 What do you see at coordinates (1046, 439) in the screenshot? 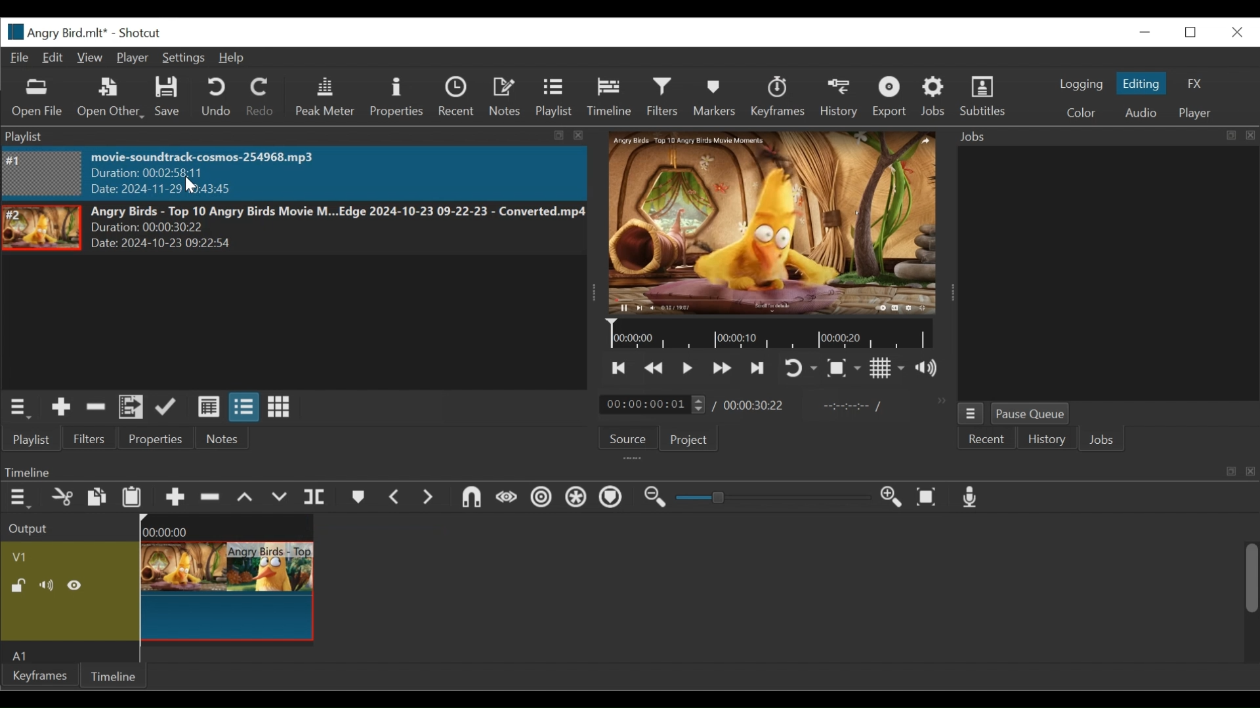
I see `History` at bounding box center [1046, 439].